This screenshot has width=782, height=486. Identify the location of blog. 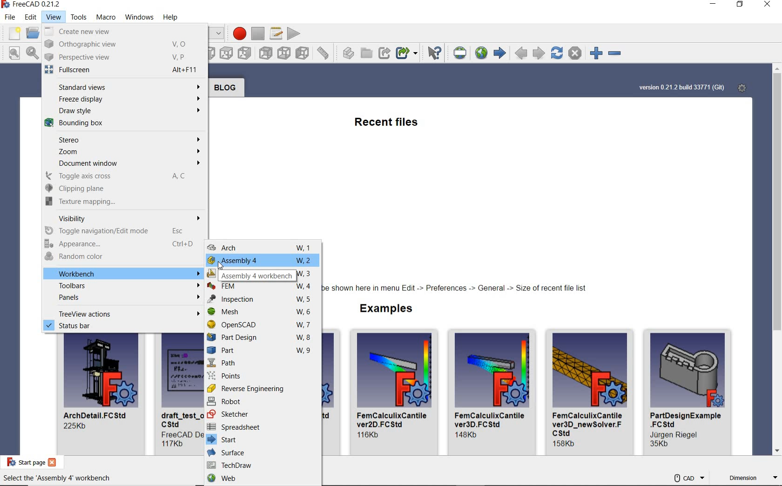
(224, 88).